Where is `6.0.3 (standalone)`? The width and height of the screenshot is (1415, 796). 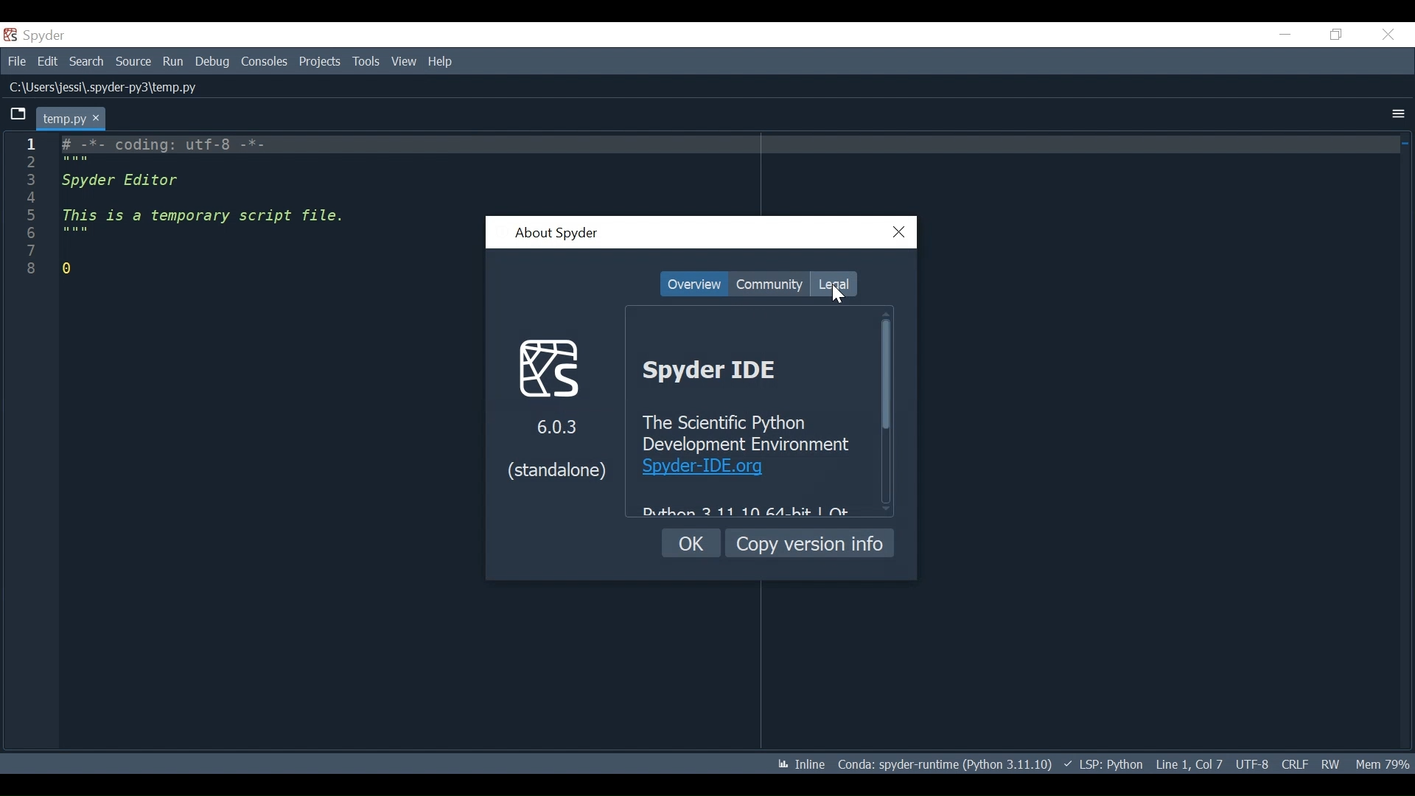
6.0.3 (standalone) is located at coordinates (556, 407).